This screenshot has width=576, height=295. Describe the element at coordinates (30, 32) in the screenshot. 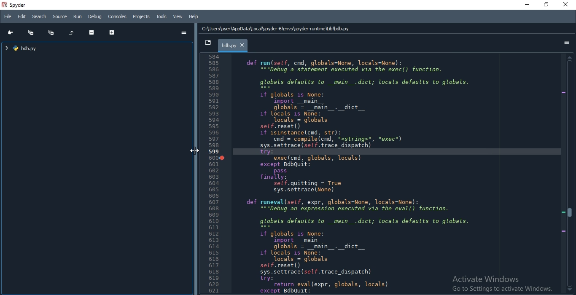

I see `Collapse all` at that location.